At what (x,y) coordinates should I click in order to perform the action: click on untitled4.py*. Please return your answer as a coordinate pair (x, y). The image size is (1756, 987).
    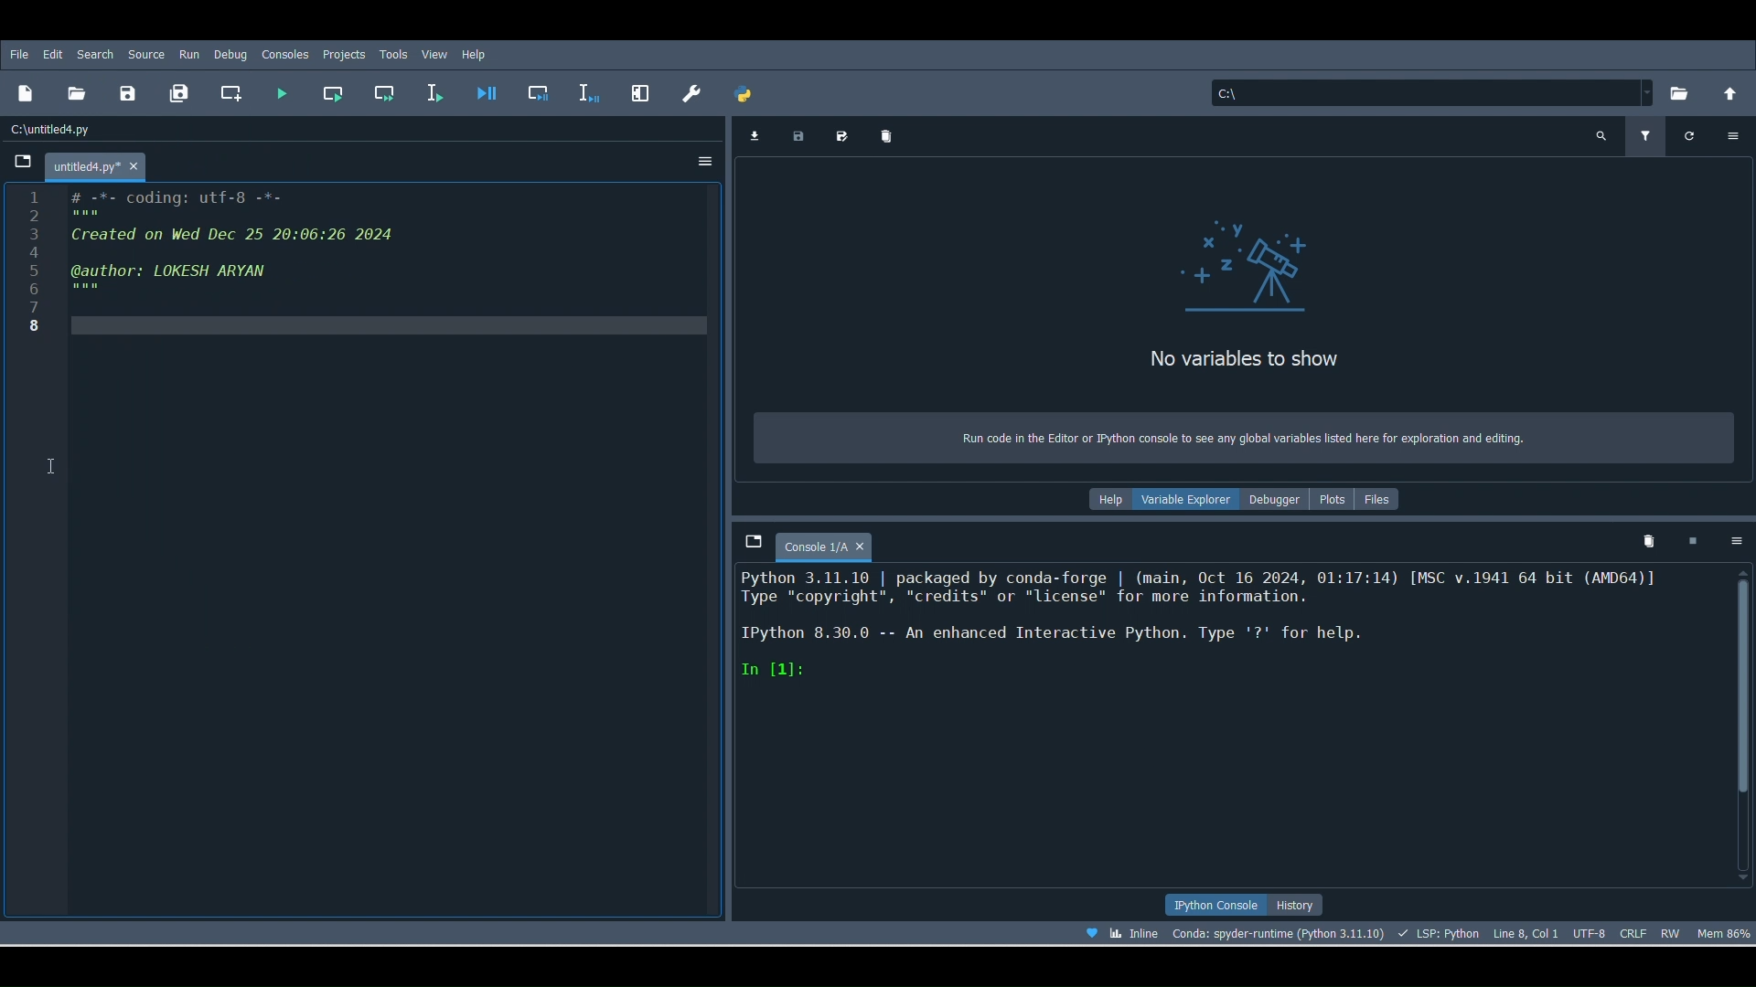
    Looking at the image, I should click on (110, 166).